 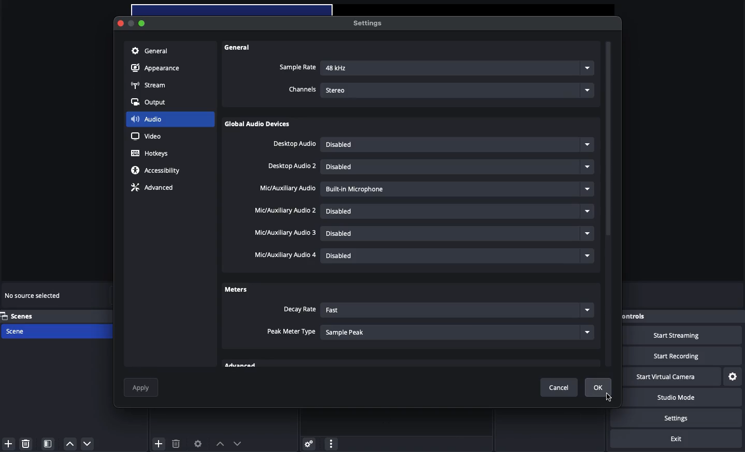 I want to click on General, so click(x=239, y=48).